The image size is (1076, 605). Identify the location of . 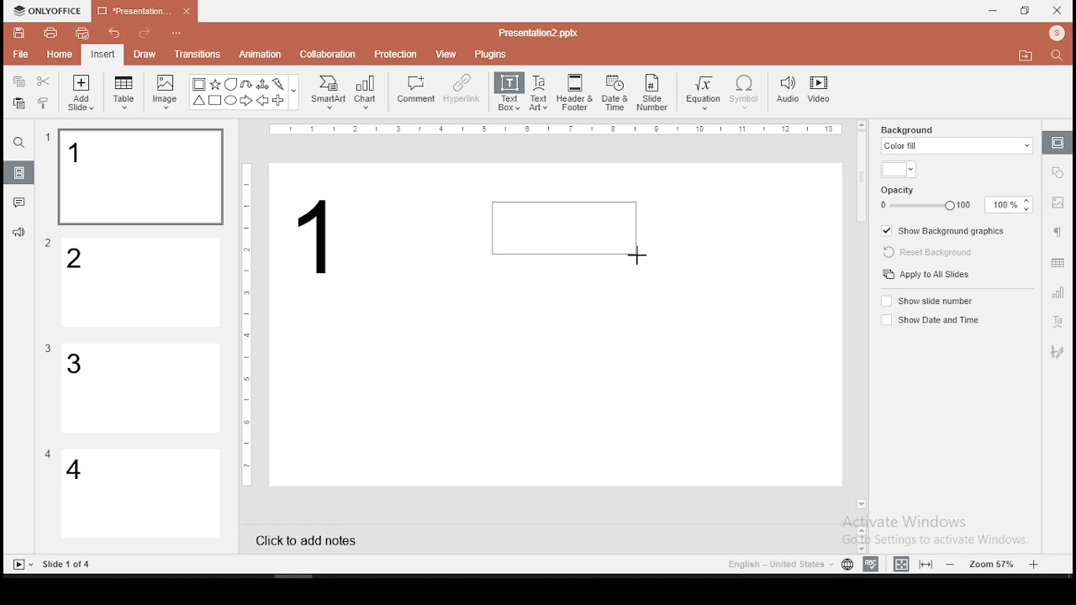
(559, 130).